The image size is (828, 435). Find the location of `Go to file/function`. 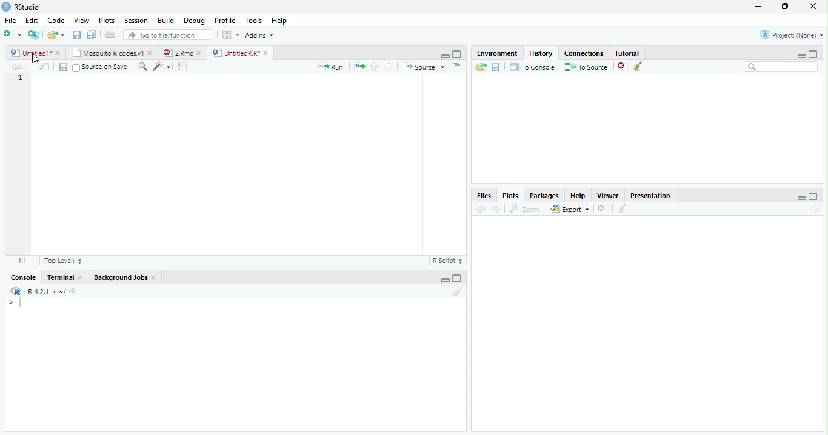

Go to file/function is located at coordinates (168, 35).